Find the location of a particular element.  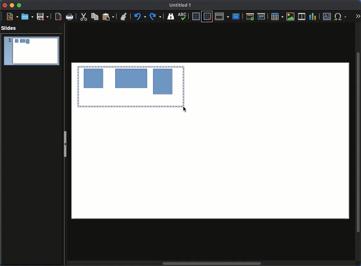

Start from current slide is located at coordinates (262, 16).